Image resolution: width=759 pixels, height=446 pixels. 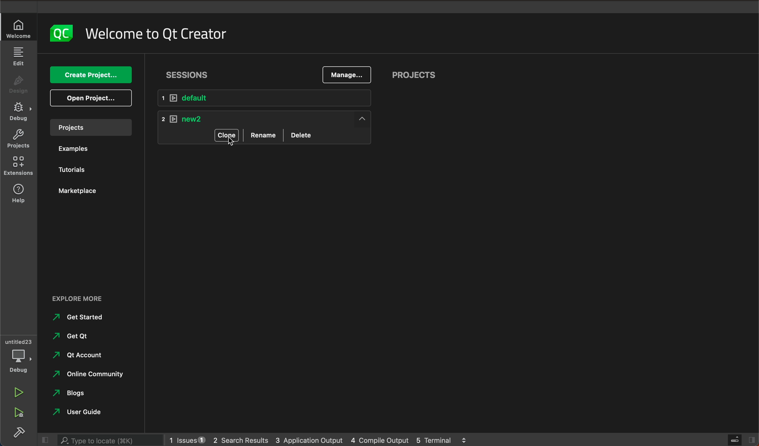 What do you see at coordinates (77, 190) in the screenshot?
I see `marketplace` at bounding box center [77, 190].